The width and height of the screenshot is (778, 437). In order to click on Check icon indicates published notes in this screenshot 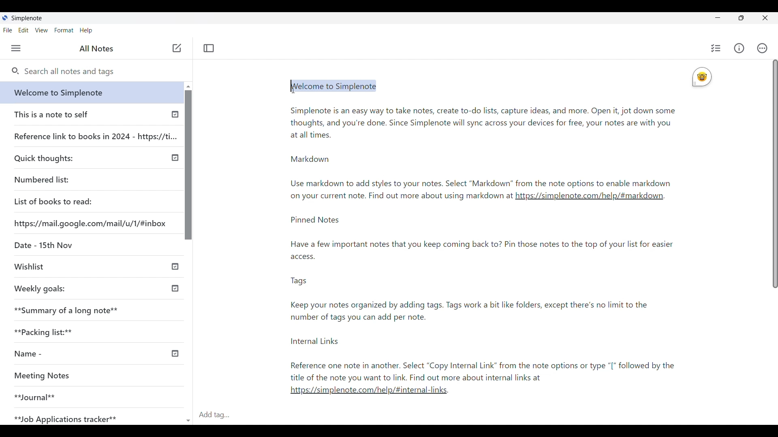, I will do `click(176, 267)`.